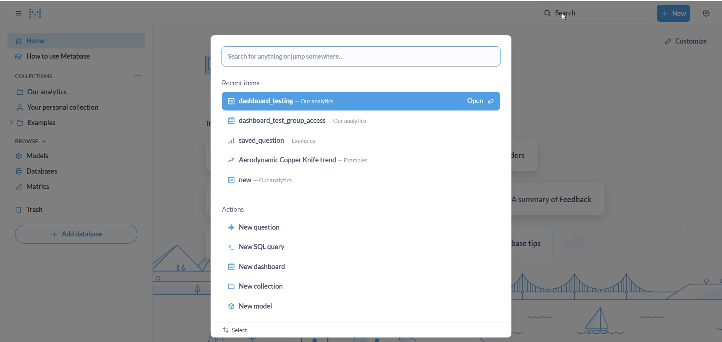 This screenshot has height=342, width=722. I want to click on new dashboard, so click(349, 267).